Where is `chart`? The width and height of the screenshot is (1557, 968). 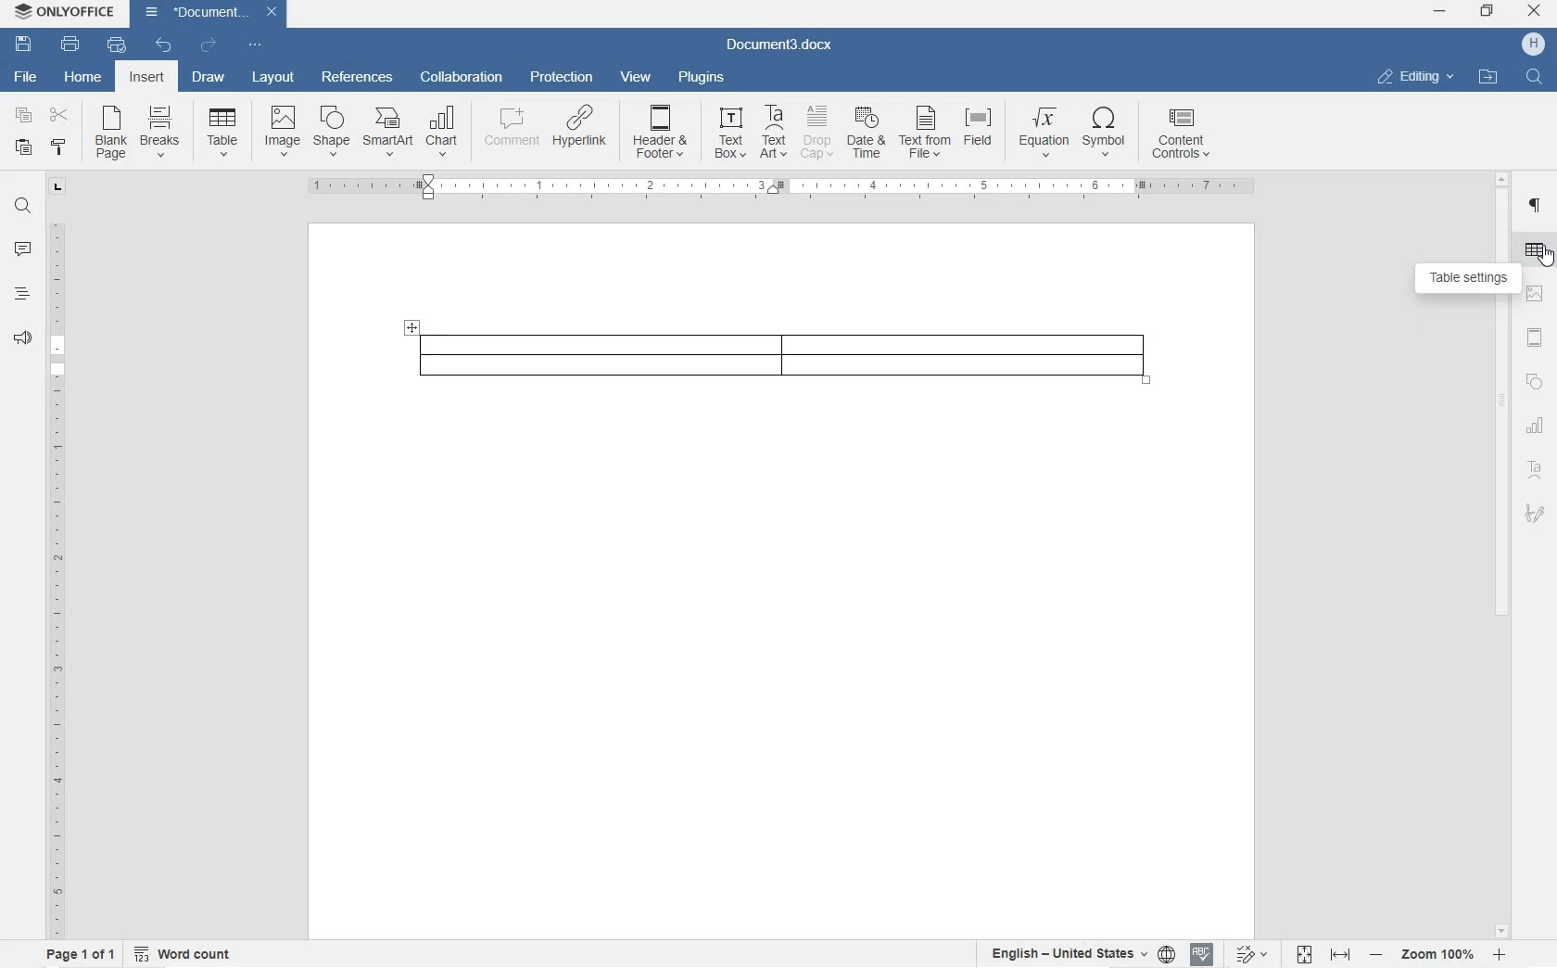 chart is located at coordinates (443, 132).